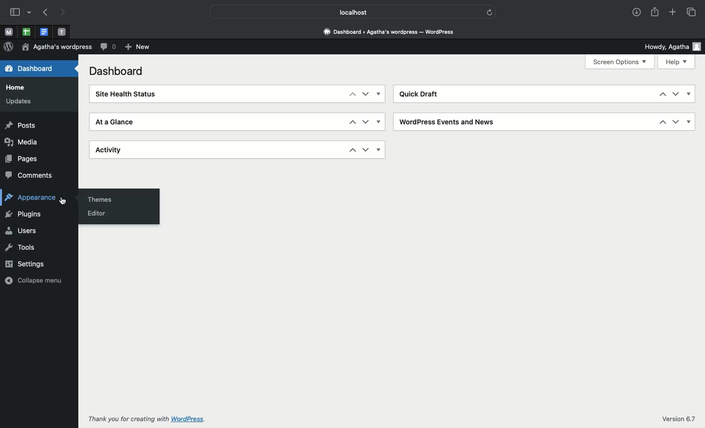 The image size is (705, 428). Describe the element at coordinates (130, 94) in the screenshot. I see `Site health status` at that location.